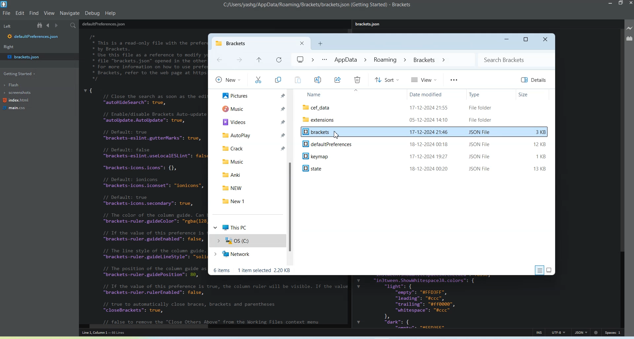 The width and height of the screenshot is (634, 339). I want to click on Music, so click(251, 108).